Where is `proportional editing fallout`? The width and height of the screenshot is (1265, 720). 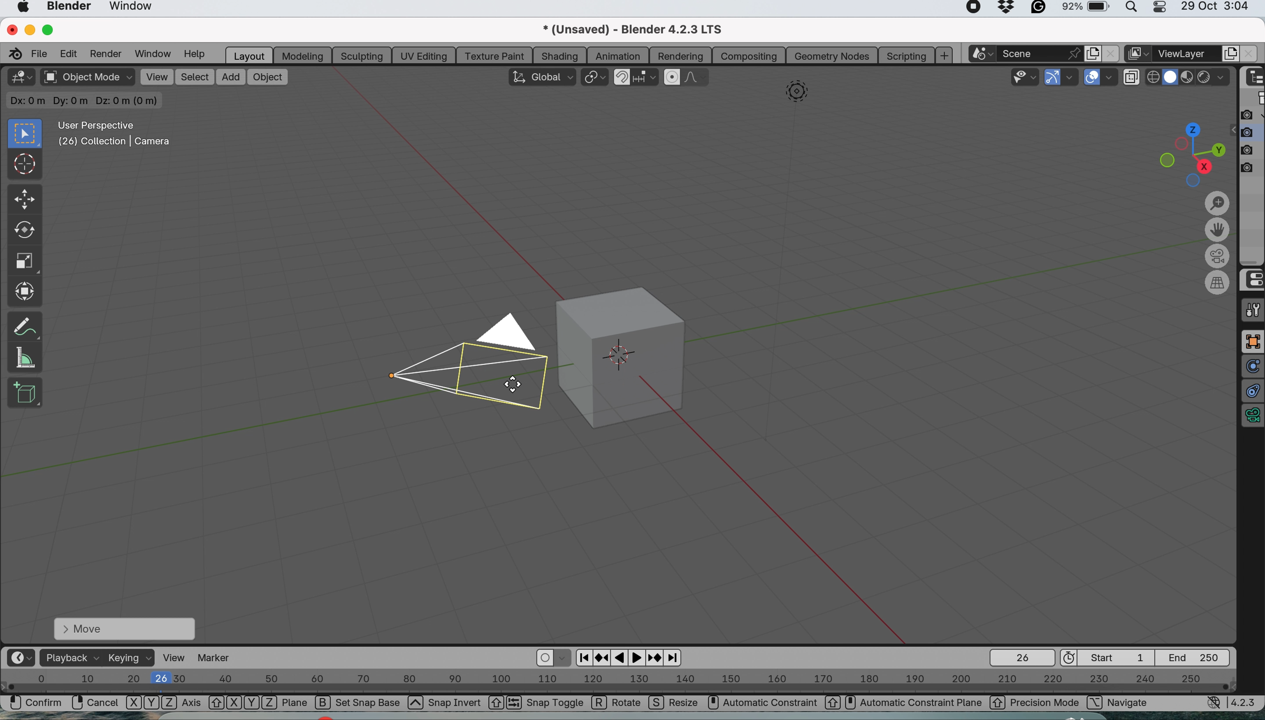
proportional editing fallout is located at coordinates (698, 78).